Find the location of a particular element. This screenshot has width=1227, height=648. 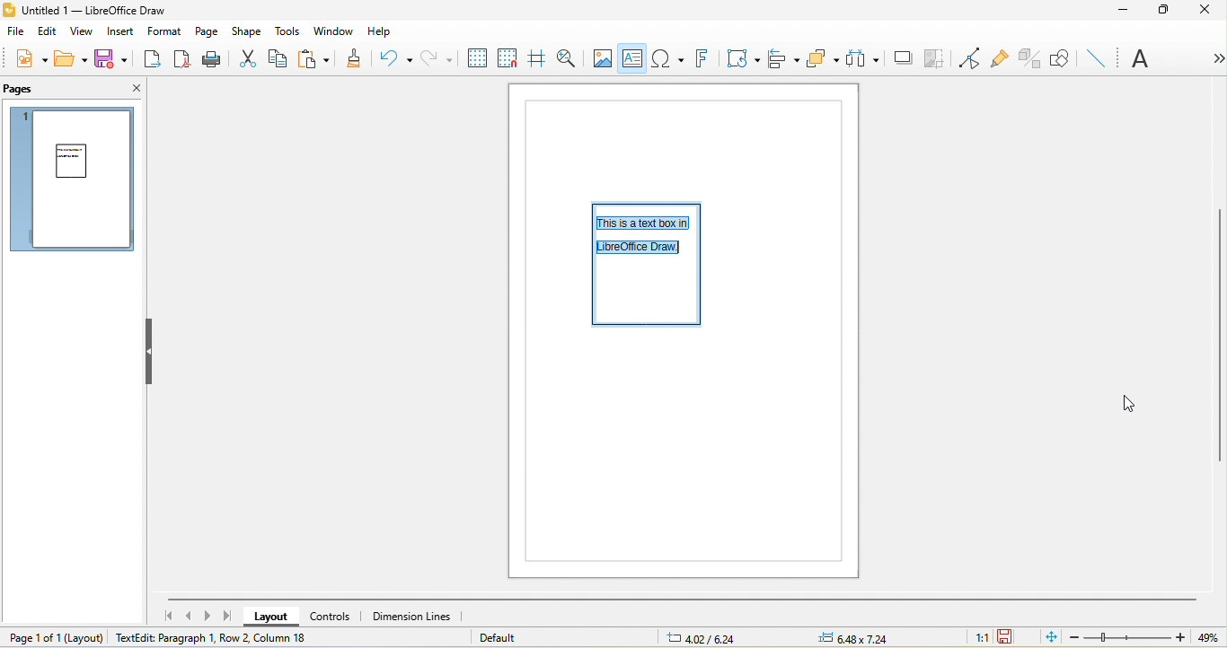

clone formatting is located at coordinates (359, 58).